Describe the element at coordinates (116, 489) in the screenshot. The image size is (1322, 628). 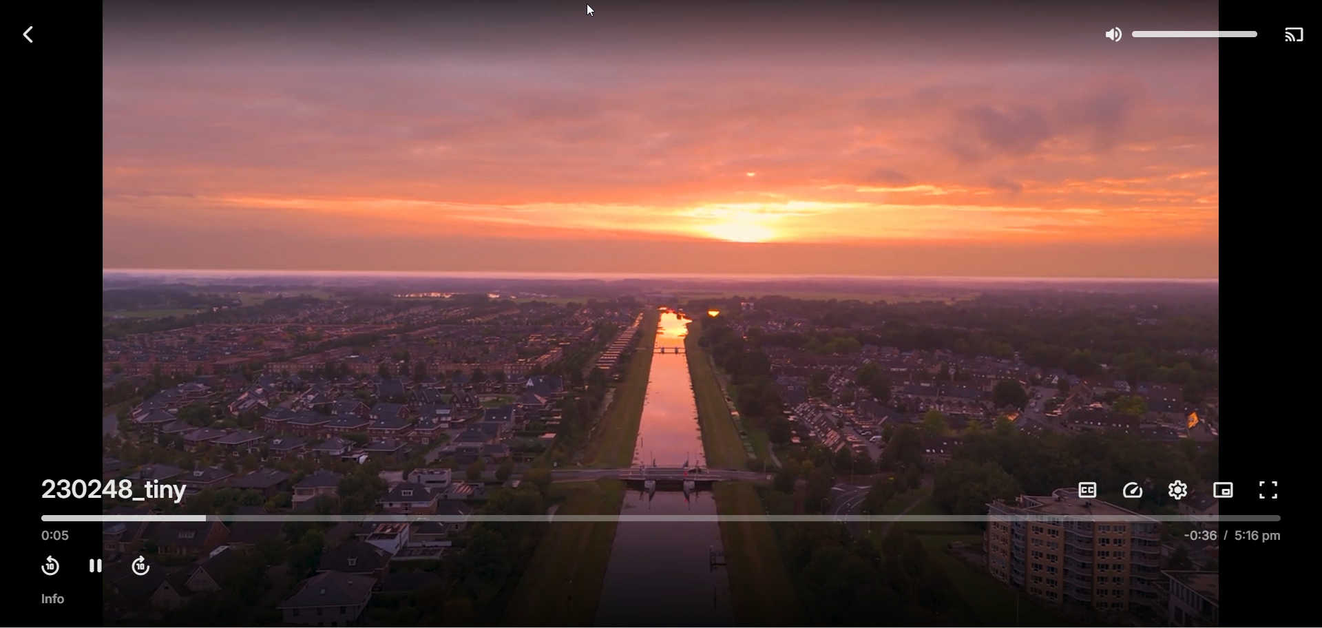
I see `230248_tiny` at that location.